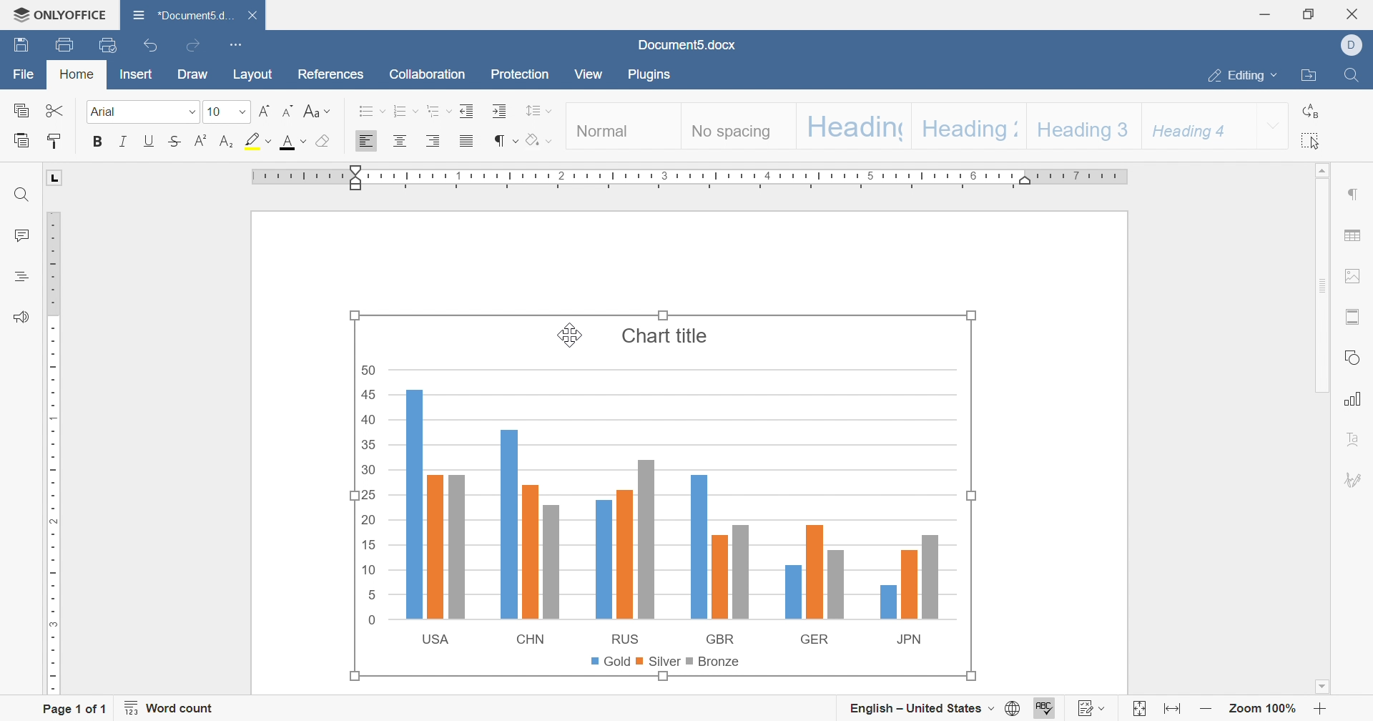 This screenshot has height=721, width=1373. Describe the element at coordinates (22, 194) in the screenshot. I see `find` at that location.